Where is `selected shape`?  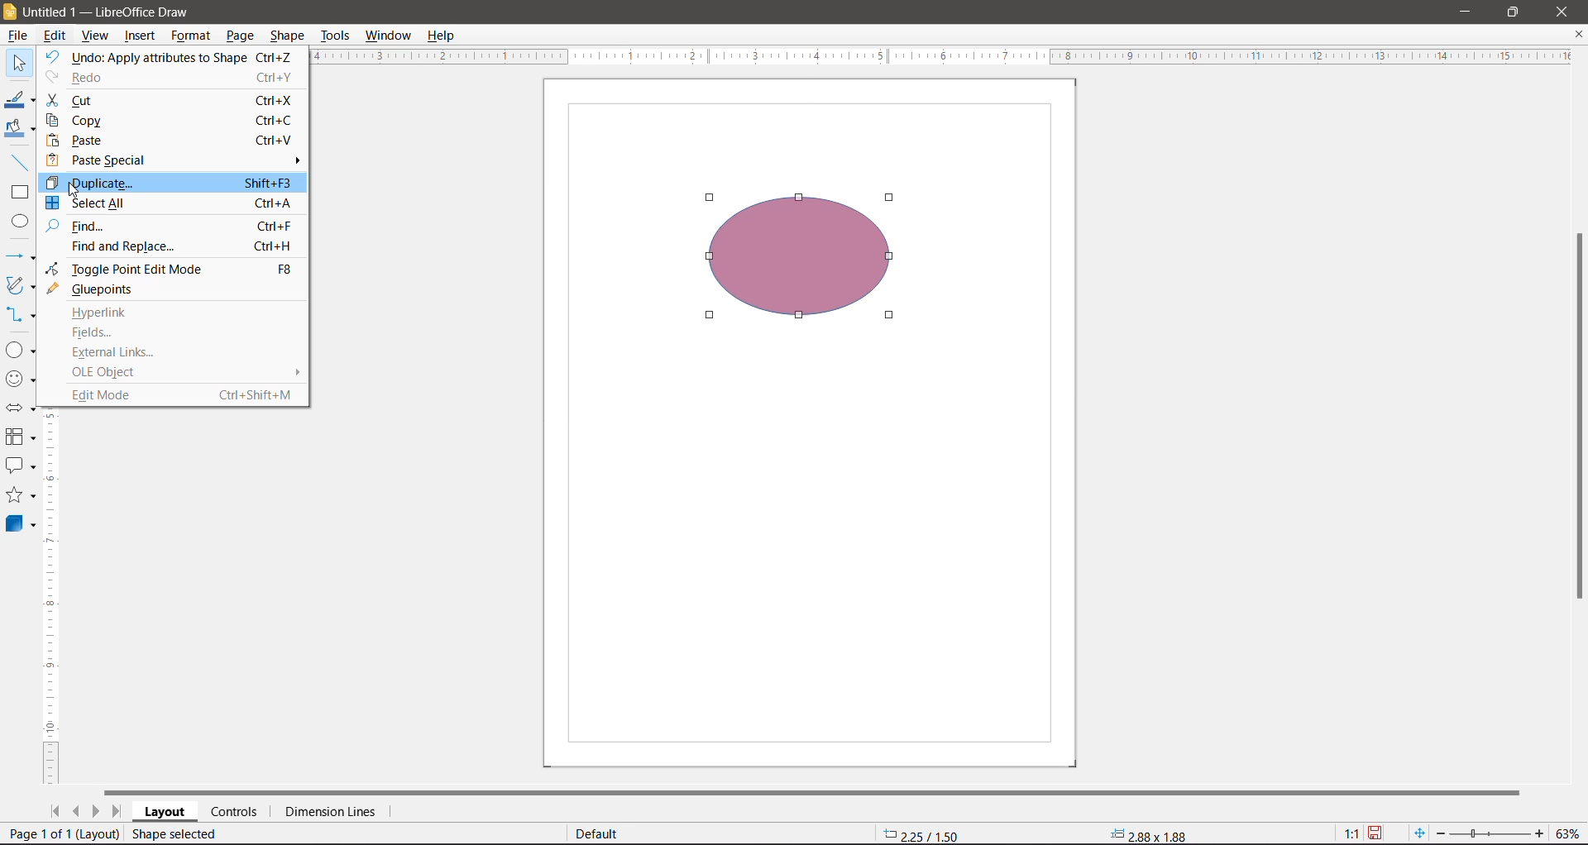 selected shape is located at coordinates (802, 260).